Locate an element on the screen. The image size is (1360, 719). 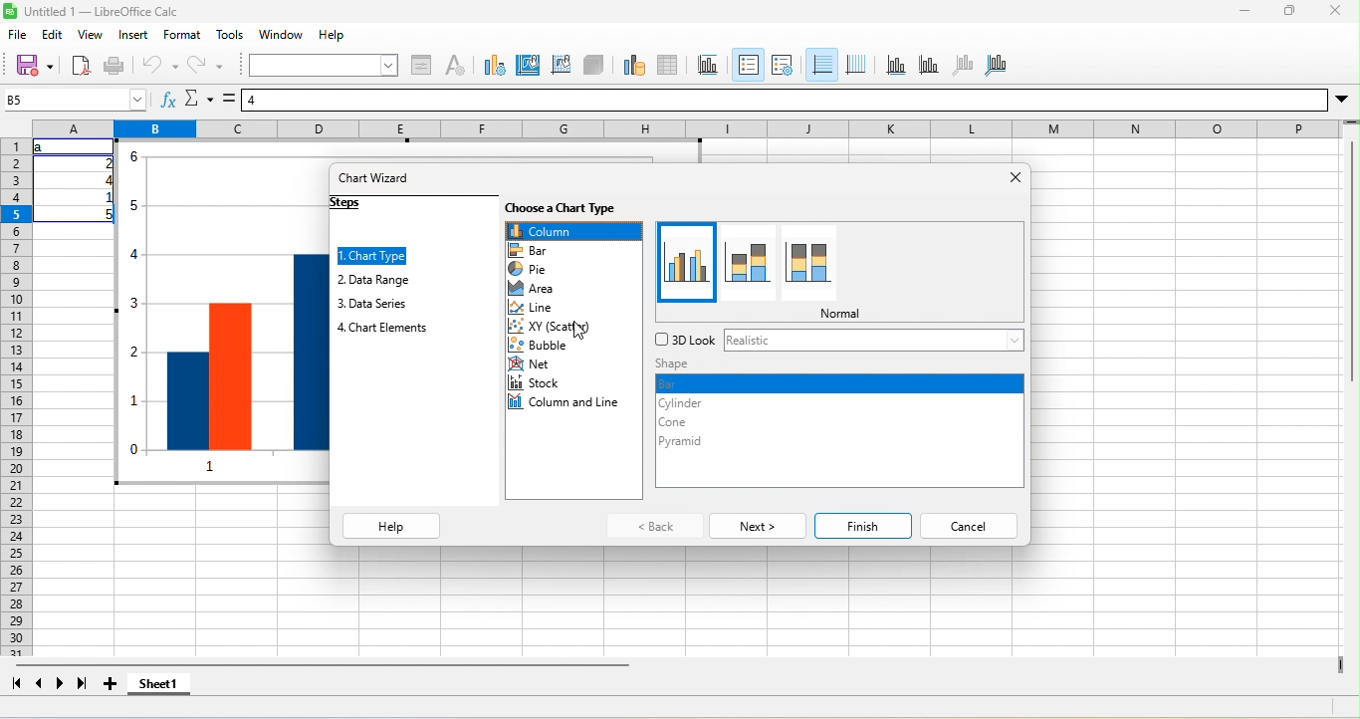
chart wall is located at coordinates (562, 67).